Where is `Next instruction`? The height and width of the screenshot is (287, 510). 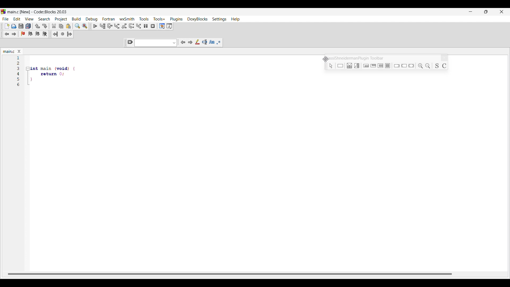
Next instruction is located at coordinates (131, 26).